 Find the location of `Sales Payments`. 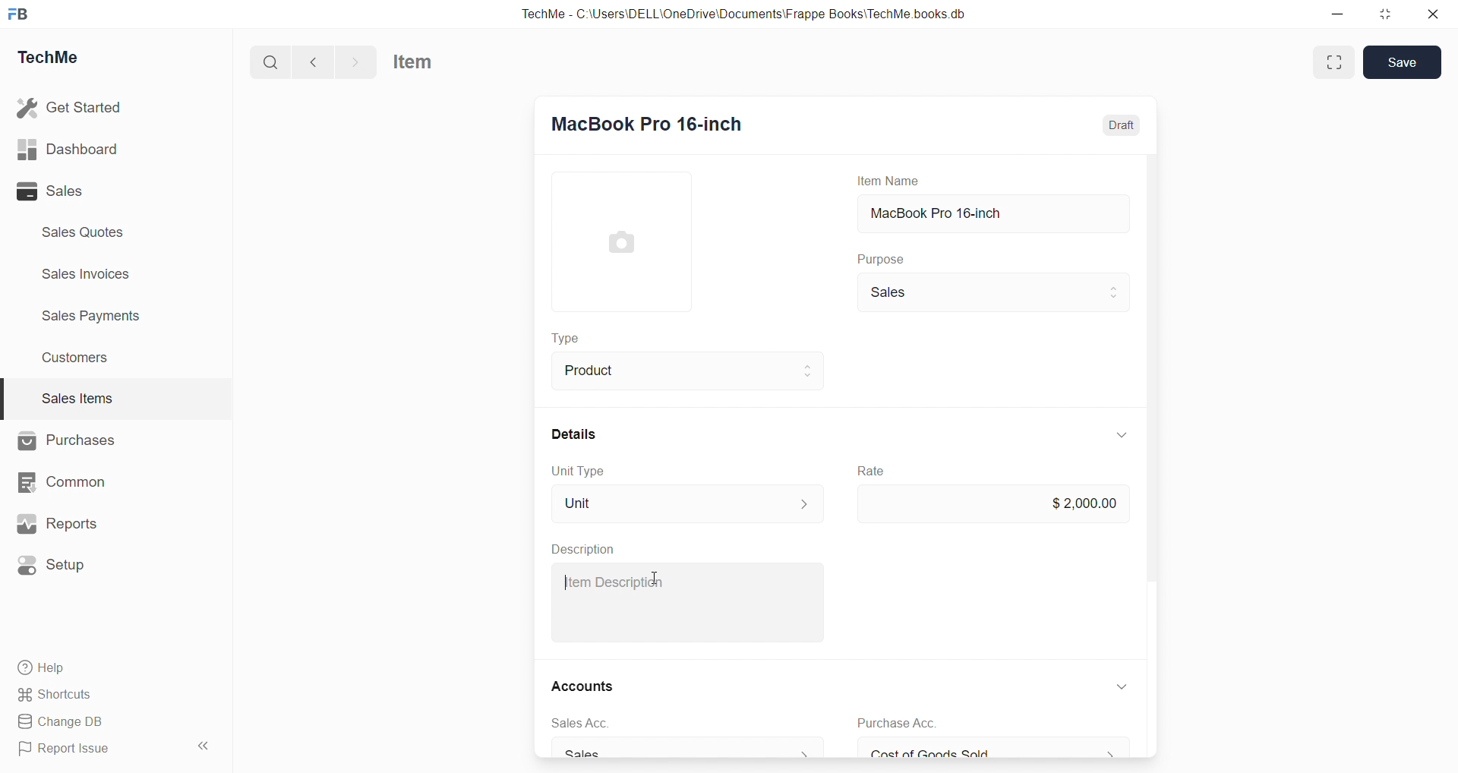

Sales Payments is located at coordinates (93, 316).